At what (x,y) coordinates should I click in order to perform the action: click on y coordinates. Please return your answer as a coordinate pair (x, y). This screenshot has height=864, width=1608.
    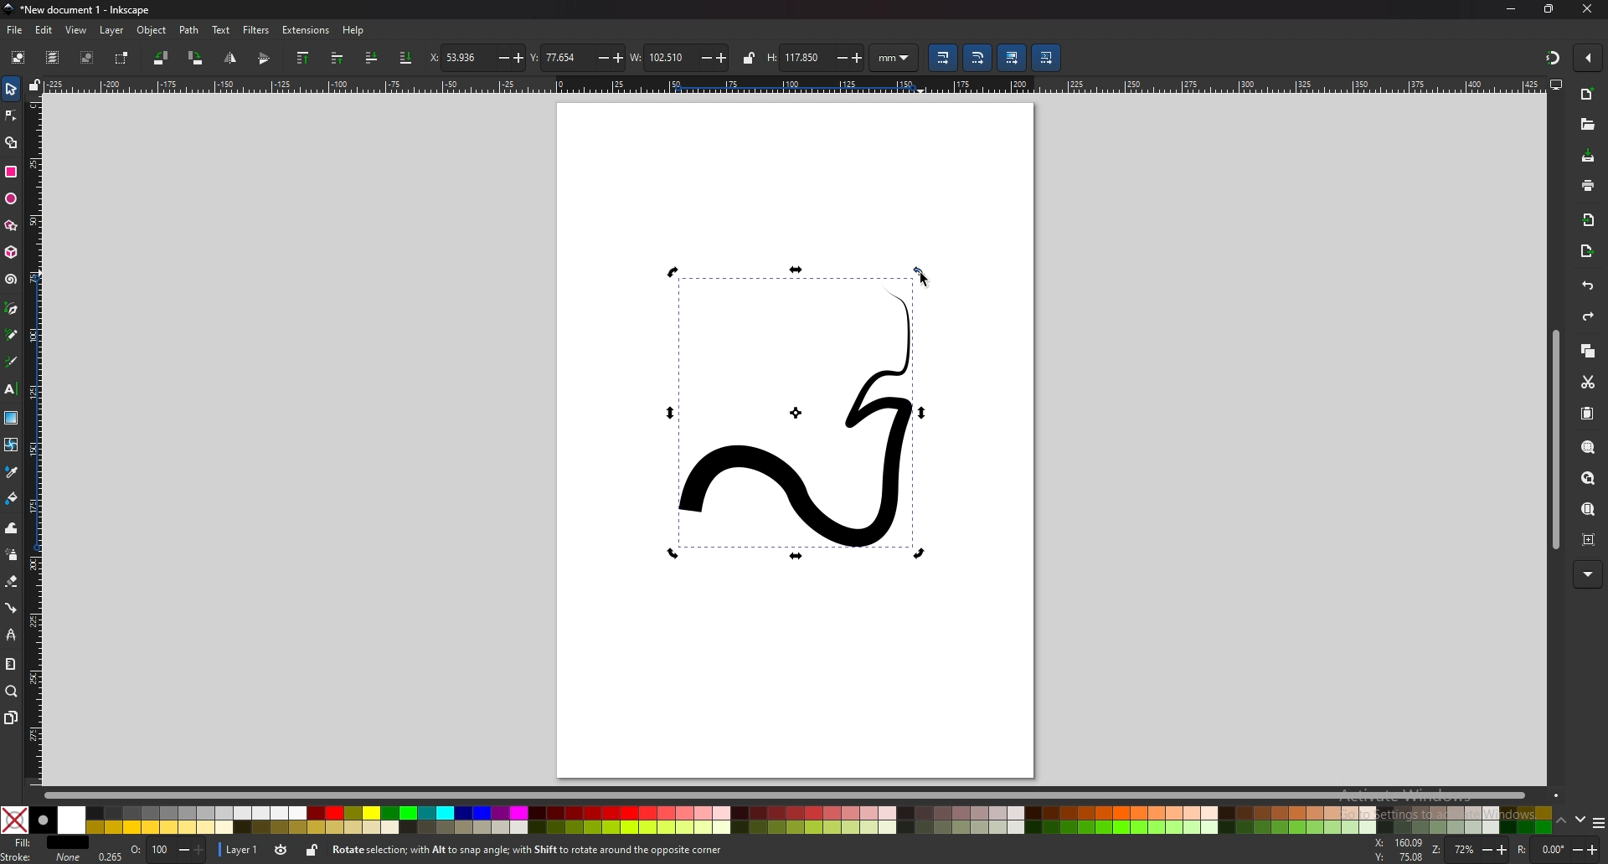
    Looking at the image, I should click on (575, 58).